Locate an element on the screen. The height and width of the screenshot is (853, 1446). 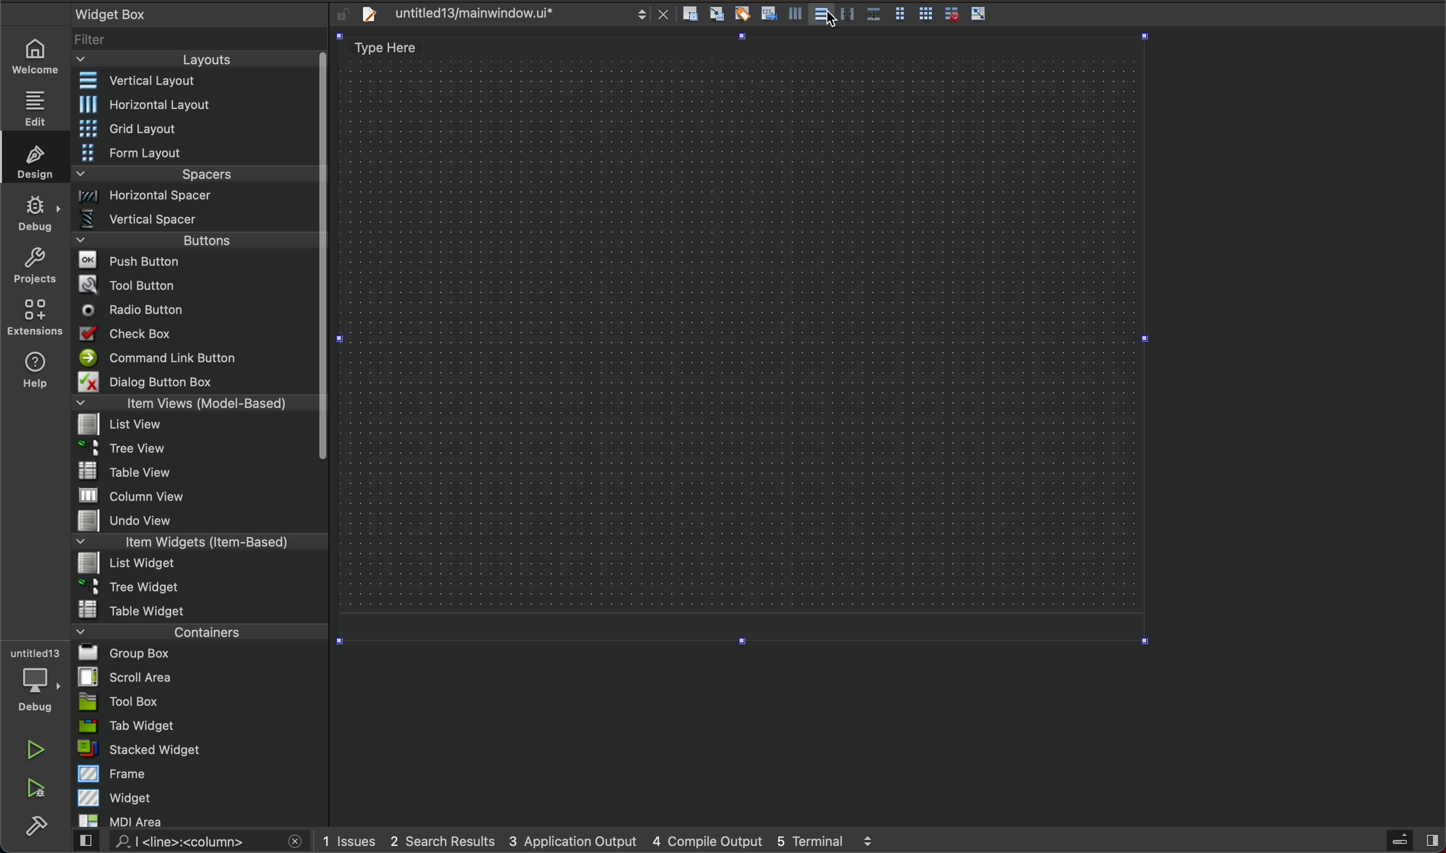
table widget is located at coordinates (198, 609).